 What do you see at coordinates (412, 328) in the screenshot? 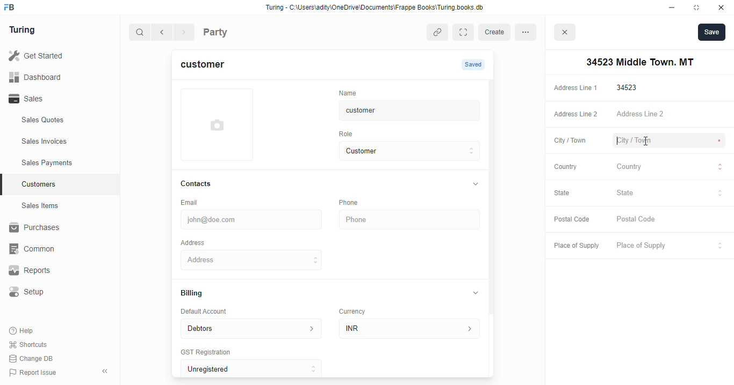
I see `INR` at bounding box center [412, 328].